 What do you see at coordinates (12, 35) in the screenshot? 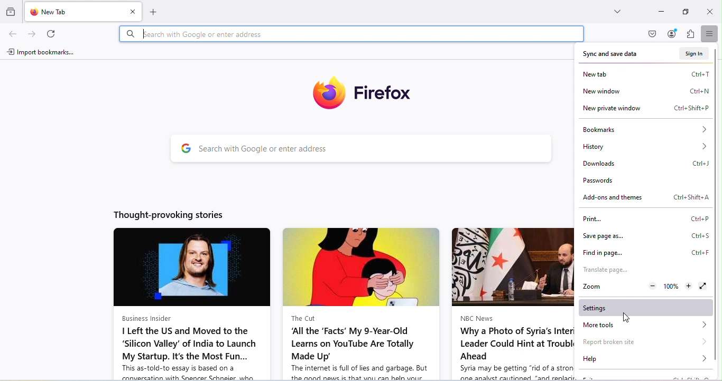
I see `Go back one page` at bounding box center [12, 35].